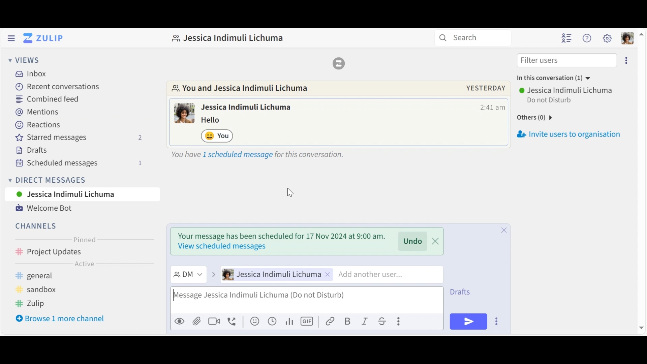  Describe the element at coordinates (626, 38) in the screenshot. I see `Personal menu` at that location.